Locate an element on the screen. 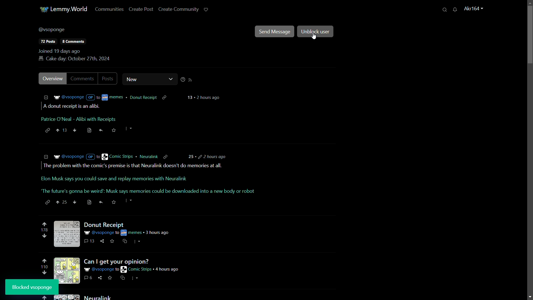 The height and width of the screenshot is (300, 533). number of votes is located at coordinates (46, 230).